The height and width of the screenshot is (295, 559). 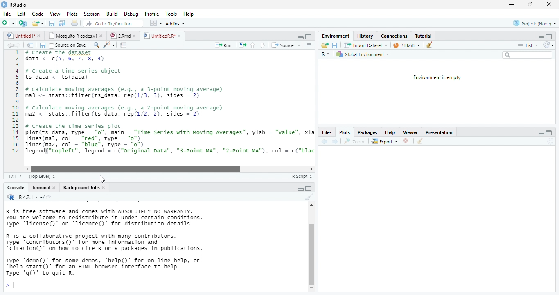 I want to click on Console, so click(x=15, y=188).